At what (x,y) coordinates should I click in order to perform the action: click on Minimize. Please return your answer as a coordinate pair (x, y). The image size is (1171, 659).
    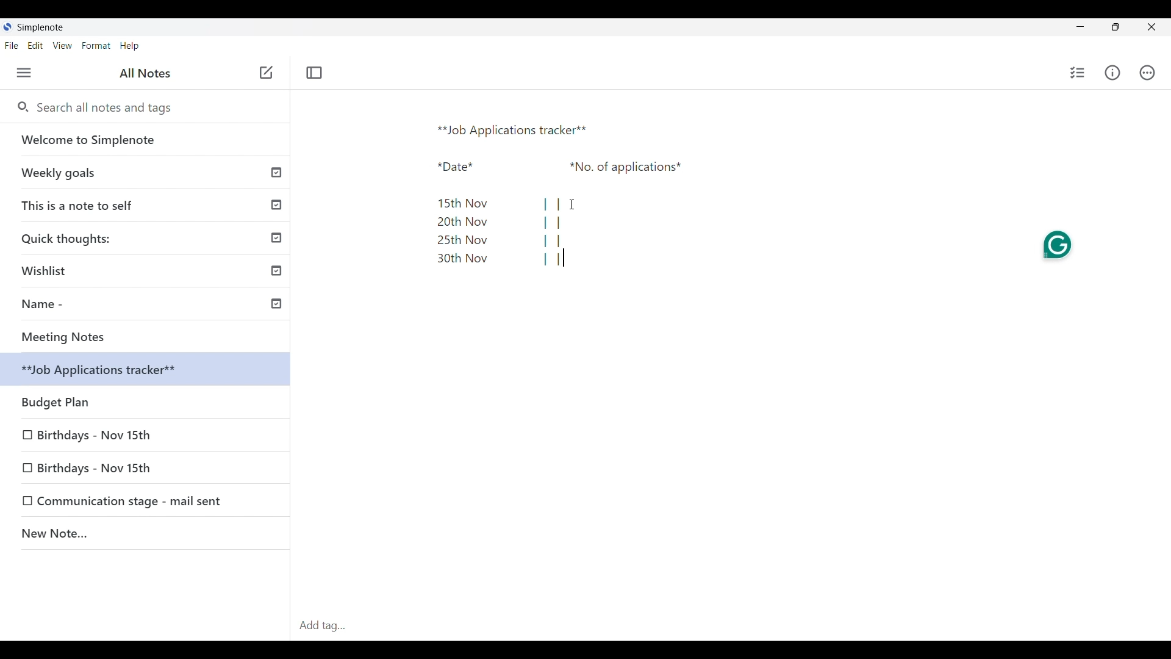
    Looking at the image, I should click on (1080, 26).